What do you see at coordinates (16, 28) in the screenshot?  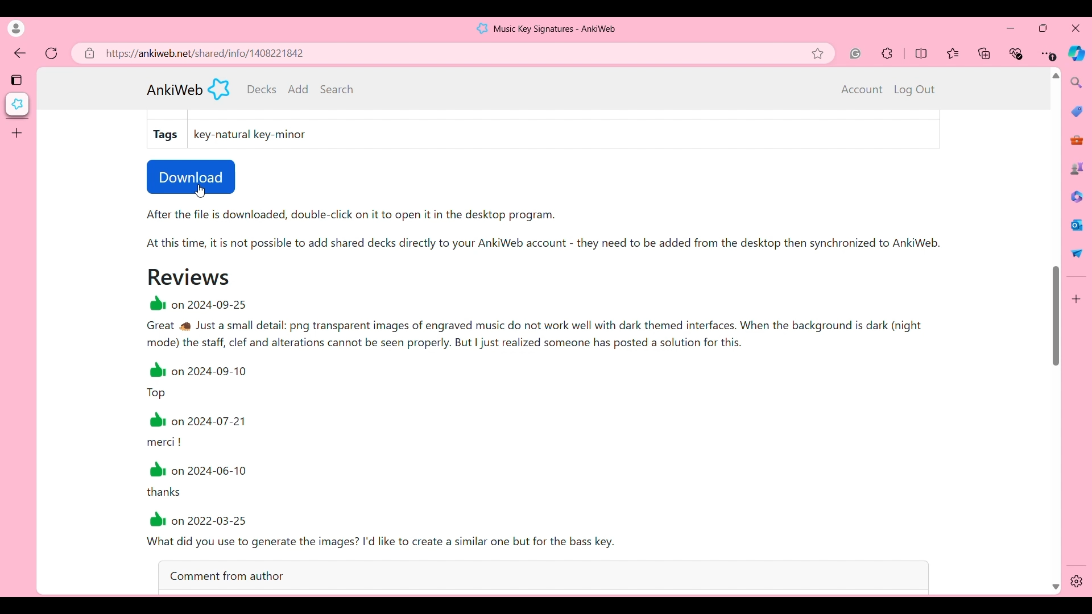 I see `Click to see current account's details` at bounding box center [16, 28].